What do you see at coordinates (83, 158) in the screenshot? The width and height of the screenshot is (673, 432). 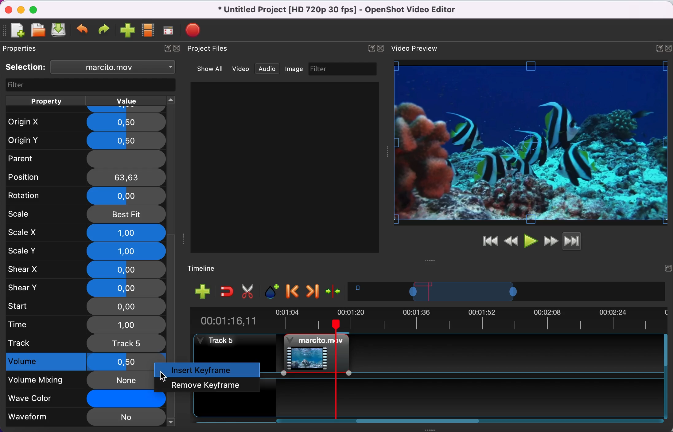 I see `parent` at bounding box center [83, 158].